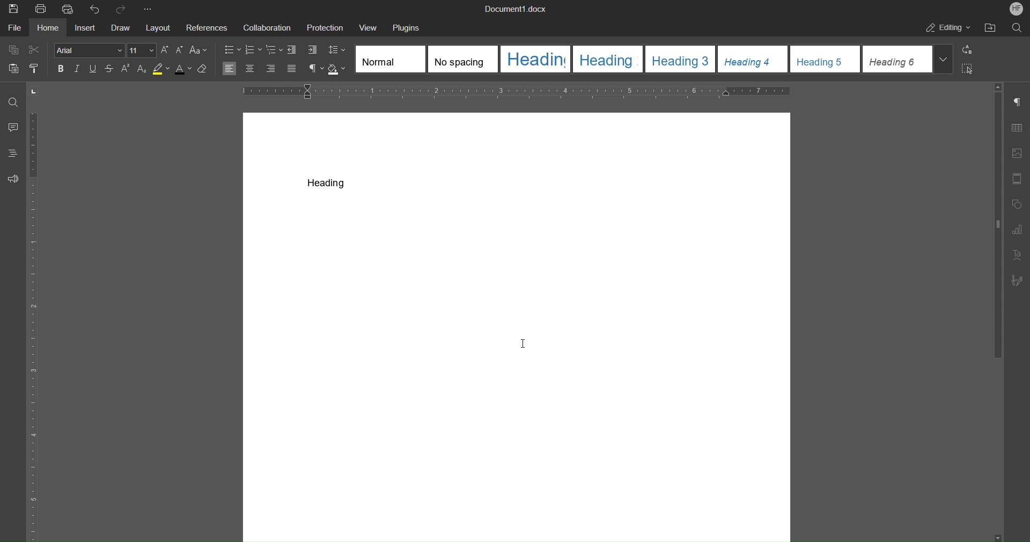 This screenshot has width=1030, height=542. I want to click on Search, so click(1018, 26).